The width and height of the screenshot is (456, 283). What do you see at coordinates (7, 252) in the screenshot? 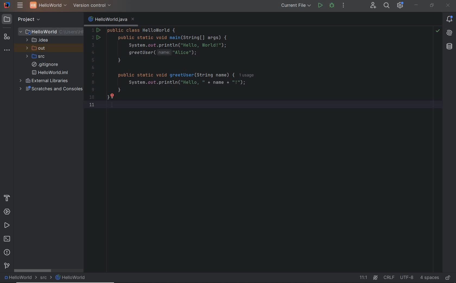
I see `problems` at bounding box center [7, 252].